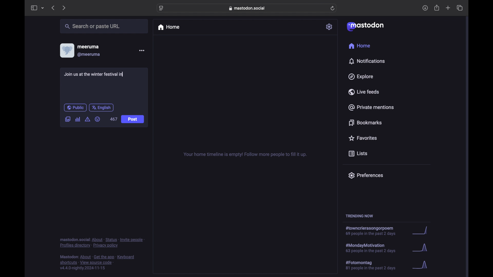 The image size is (493, 277). Describe the element at coordinates (437, 8) in the screenshot. I see `share` at that location.